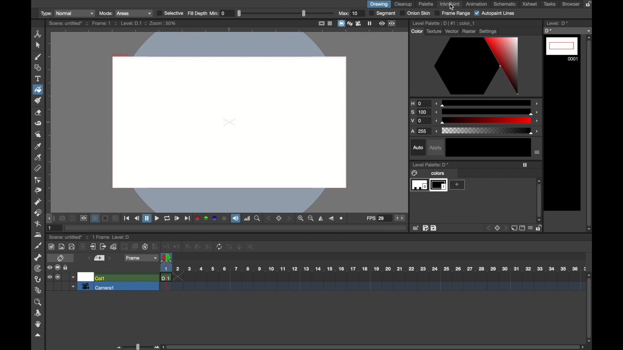 This screenshot has width=623, height=350. What do you see at coordinates (38, 191) in the screenshot?
I see `pinch tool` at bounding box center [38, 191].